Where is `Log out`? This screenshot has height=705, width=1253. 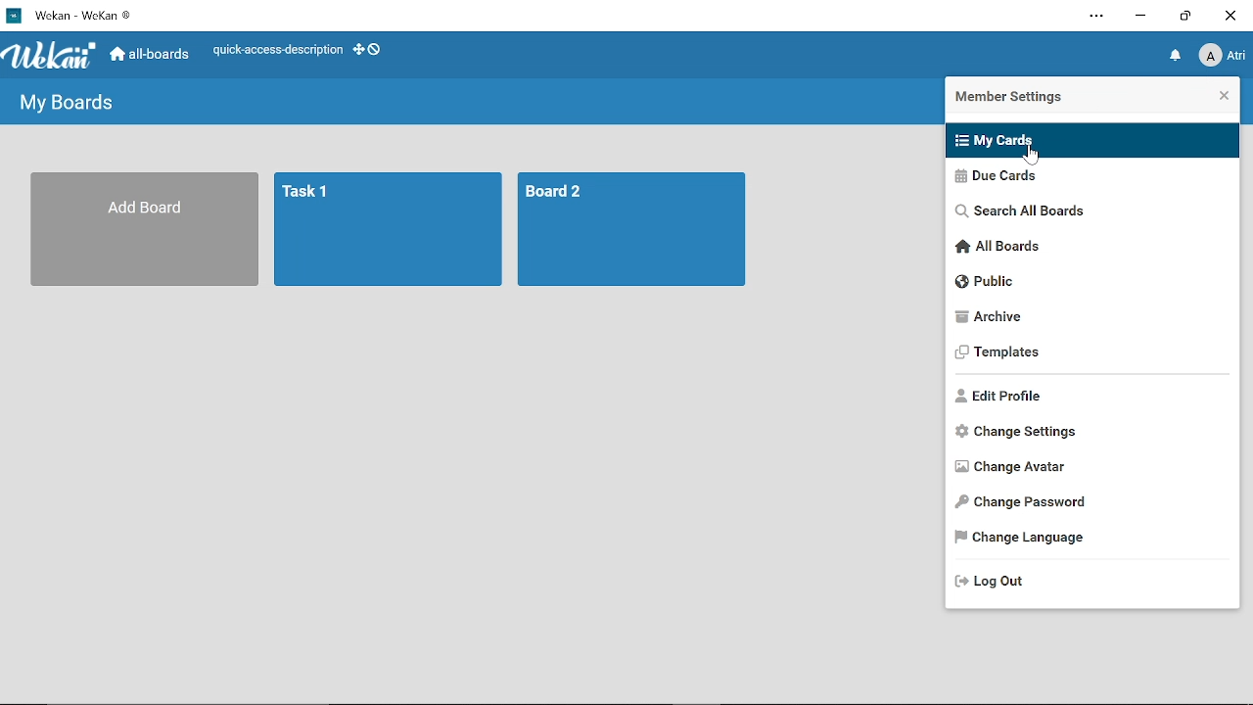 Log out is located at coordinates (1079, 581).